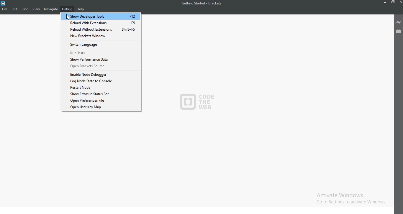 This screenshot has height=214, width=403. Describe the element at coordinates (67, 9) in the screenshot. I see `Debug` at that location.